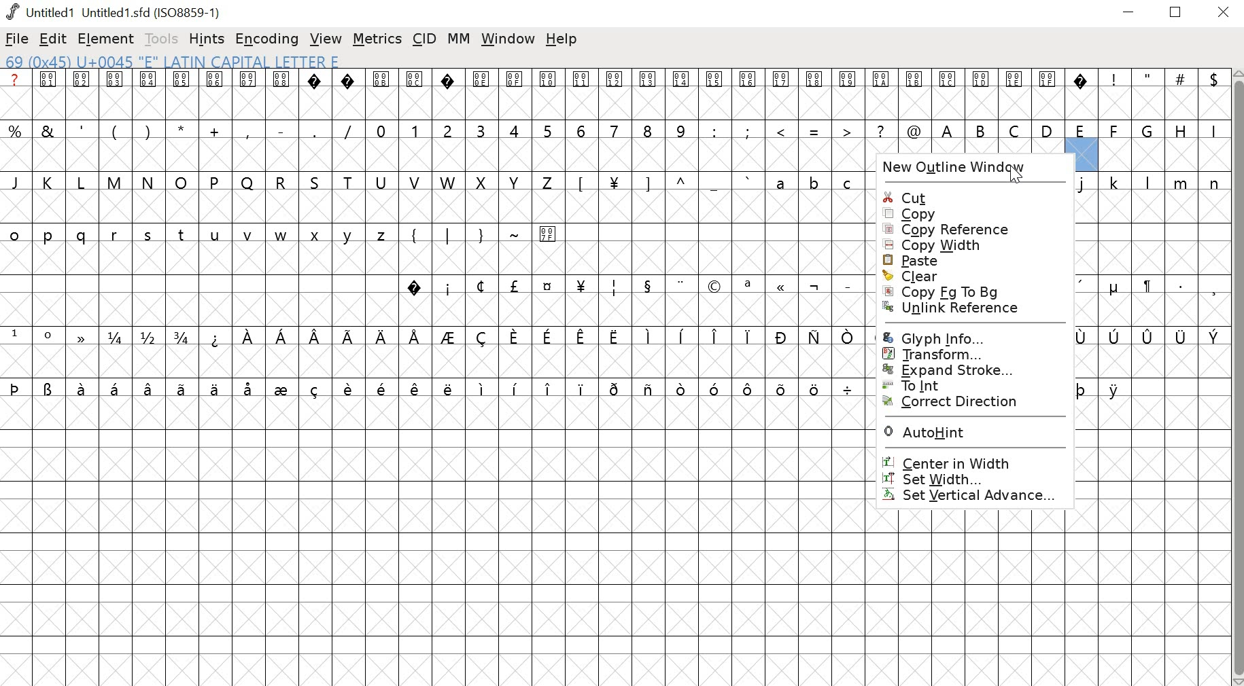 This screenshot has height=686, width=1244. What do you see at coordinates (1151, 236) in the screenshot?
I see `empty cells` at bounding box center [1151, 236].